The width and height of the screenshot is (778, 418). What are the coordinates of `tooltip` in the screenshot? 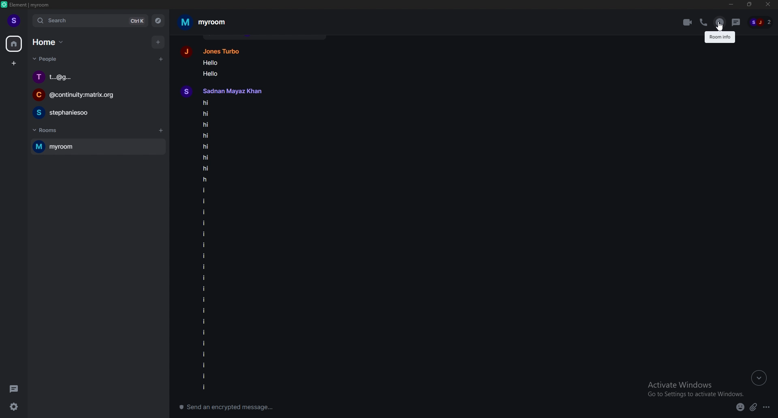 It's located at (718, 38).